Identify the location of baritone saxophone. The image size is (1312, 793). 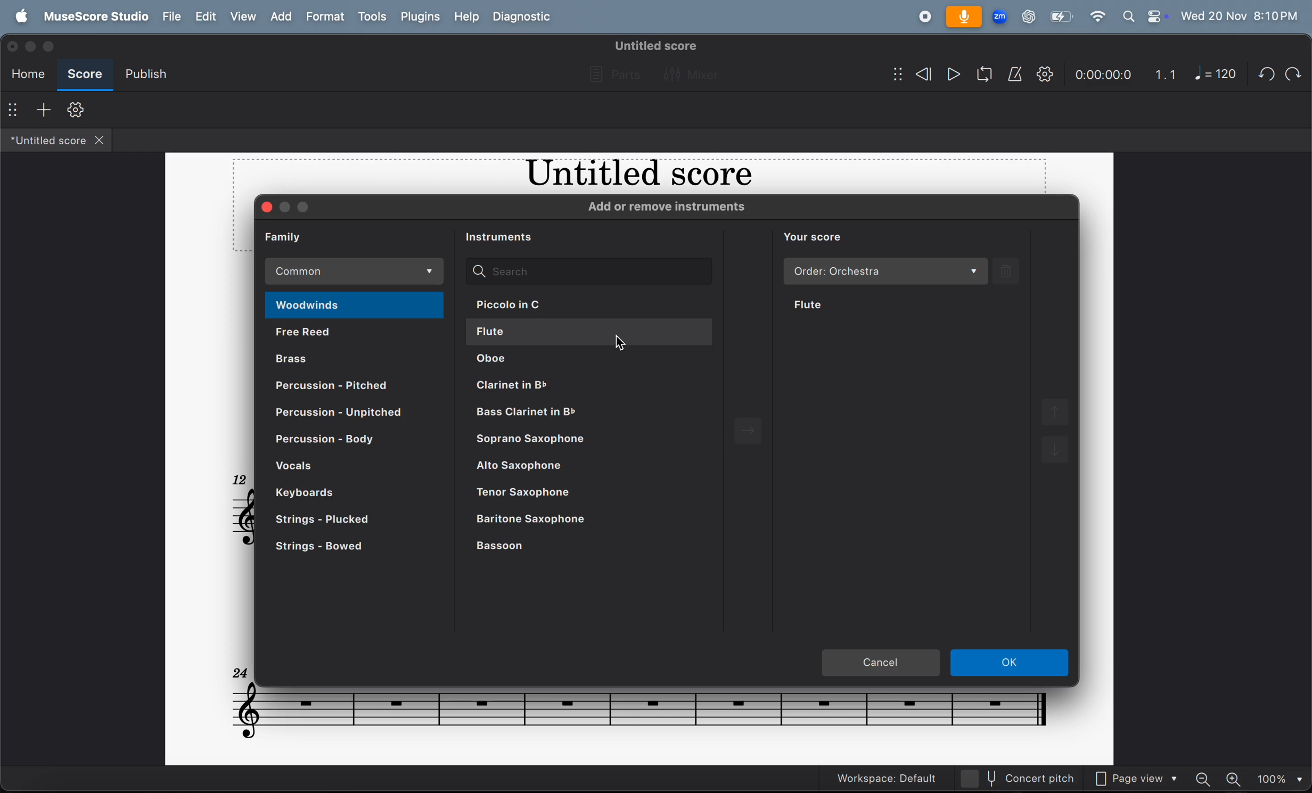
(583, 521).